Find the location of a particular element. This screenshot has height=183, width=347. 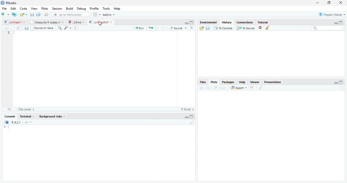

Go to file/function is located at coordinates (70, 14).